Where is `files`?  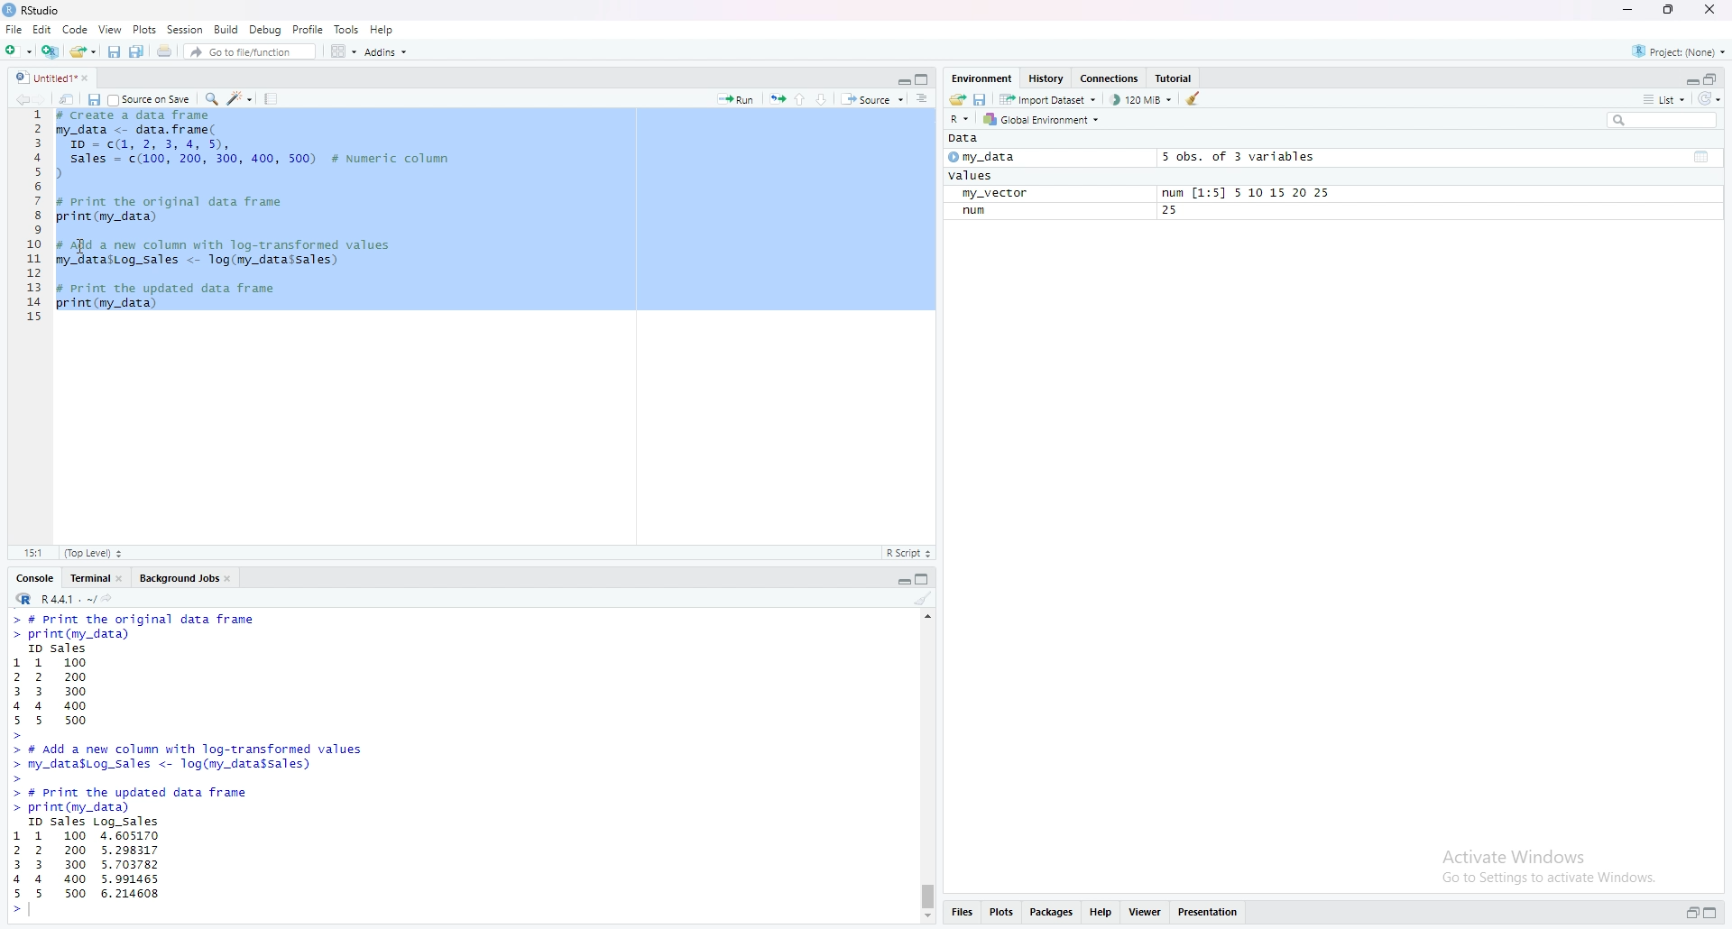 files is located at coordinates (967, 914).